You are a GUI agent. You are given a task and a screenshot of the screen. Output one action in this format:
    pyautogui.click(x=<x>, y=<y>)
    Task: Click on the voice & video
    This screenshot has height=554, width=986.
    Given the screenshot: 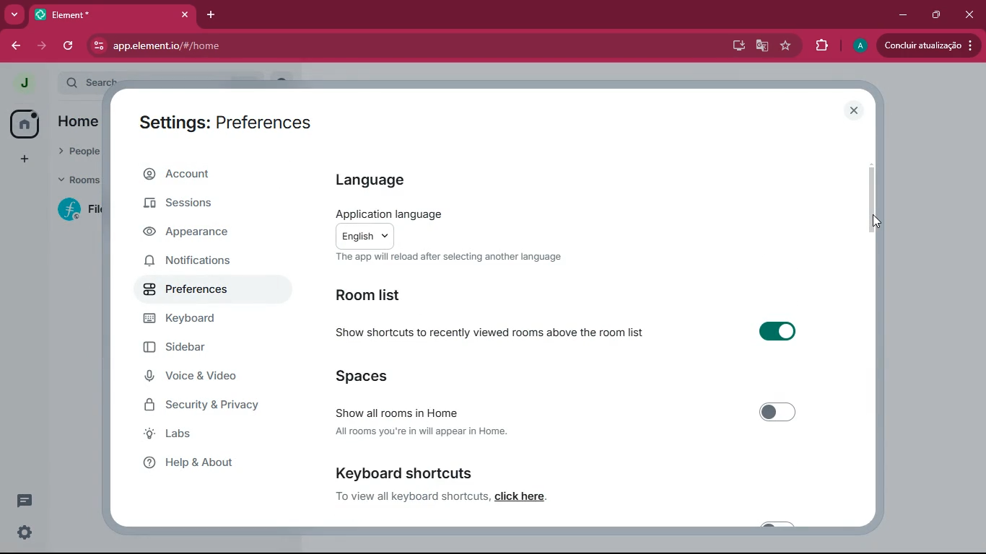 What is the action you would take?
    pyautogui.click(x=200, y=377)
    